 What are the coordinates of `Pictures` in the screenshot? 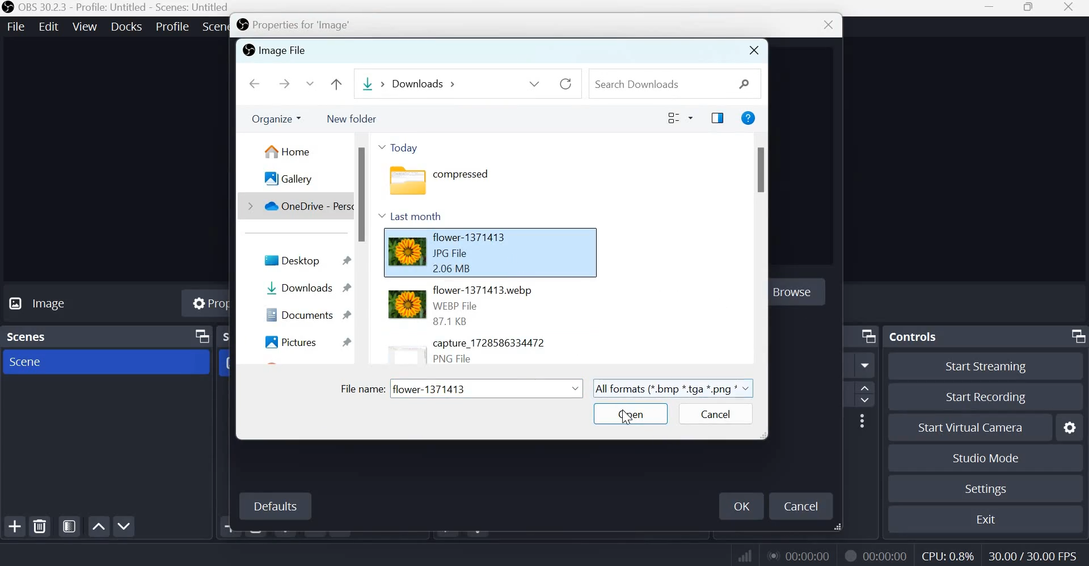 It's located at (307, 344).